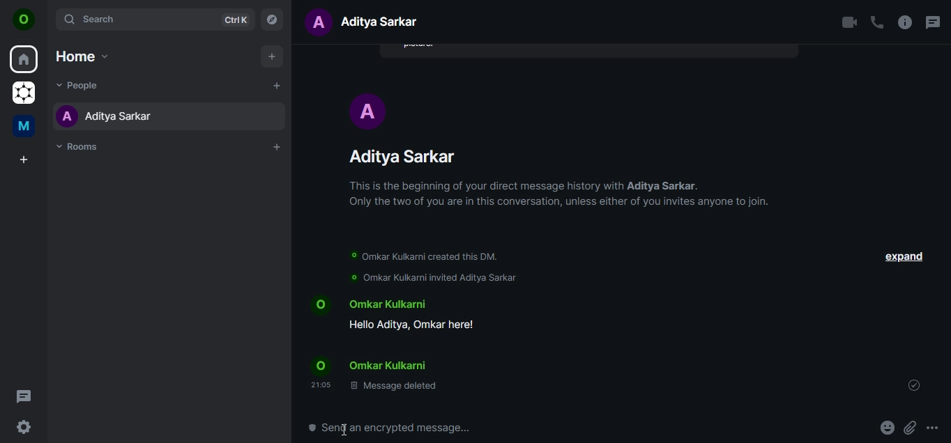 The width and height of the screenshot is (951, 443). What do you see at coordinates (79, 86) in the screenshot?
I see `people` at bounding box center [79, 86].